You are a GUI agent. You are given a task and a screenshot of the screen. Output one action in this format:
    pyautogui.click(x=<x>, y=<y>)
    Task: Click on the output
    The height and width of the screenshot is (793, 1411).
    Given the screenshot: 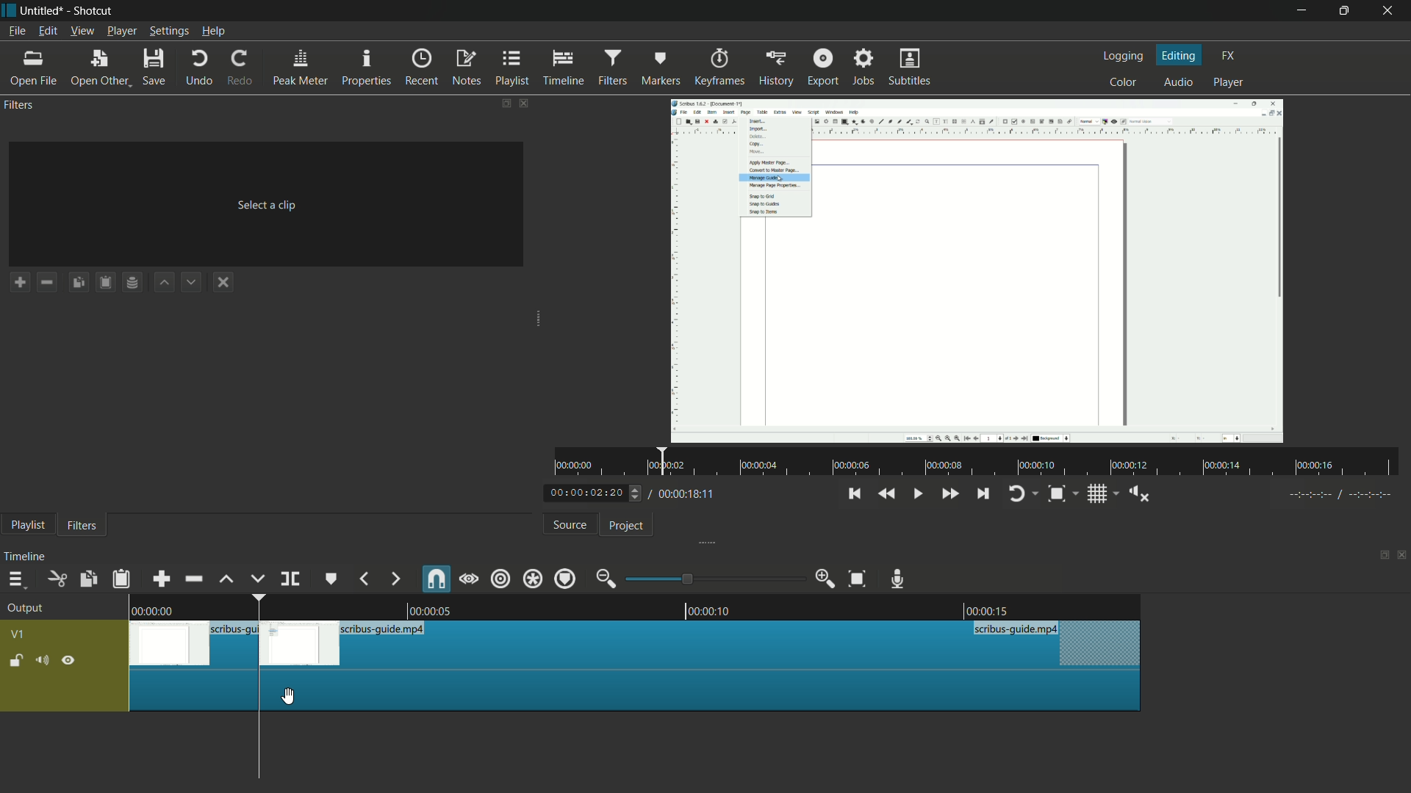 What is the action you would take?
    pyautogui.click(x=25, y=609)
    